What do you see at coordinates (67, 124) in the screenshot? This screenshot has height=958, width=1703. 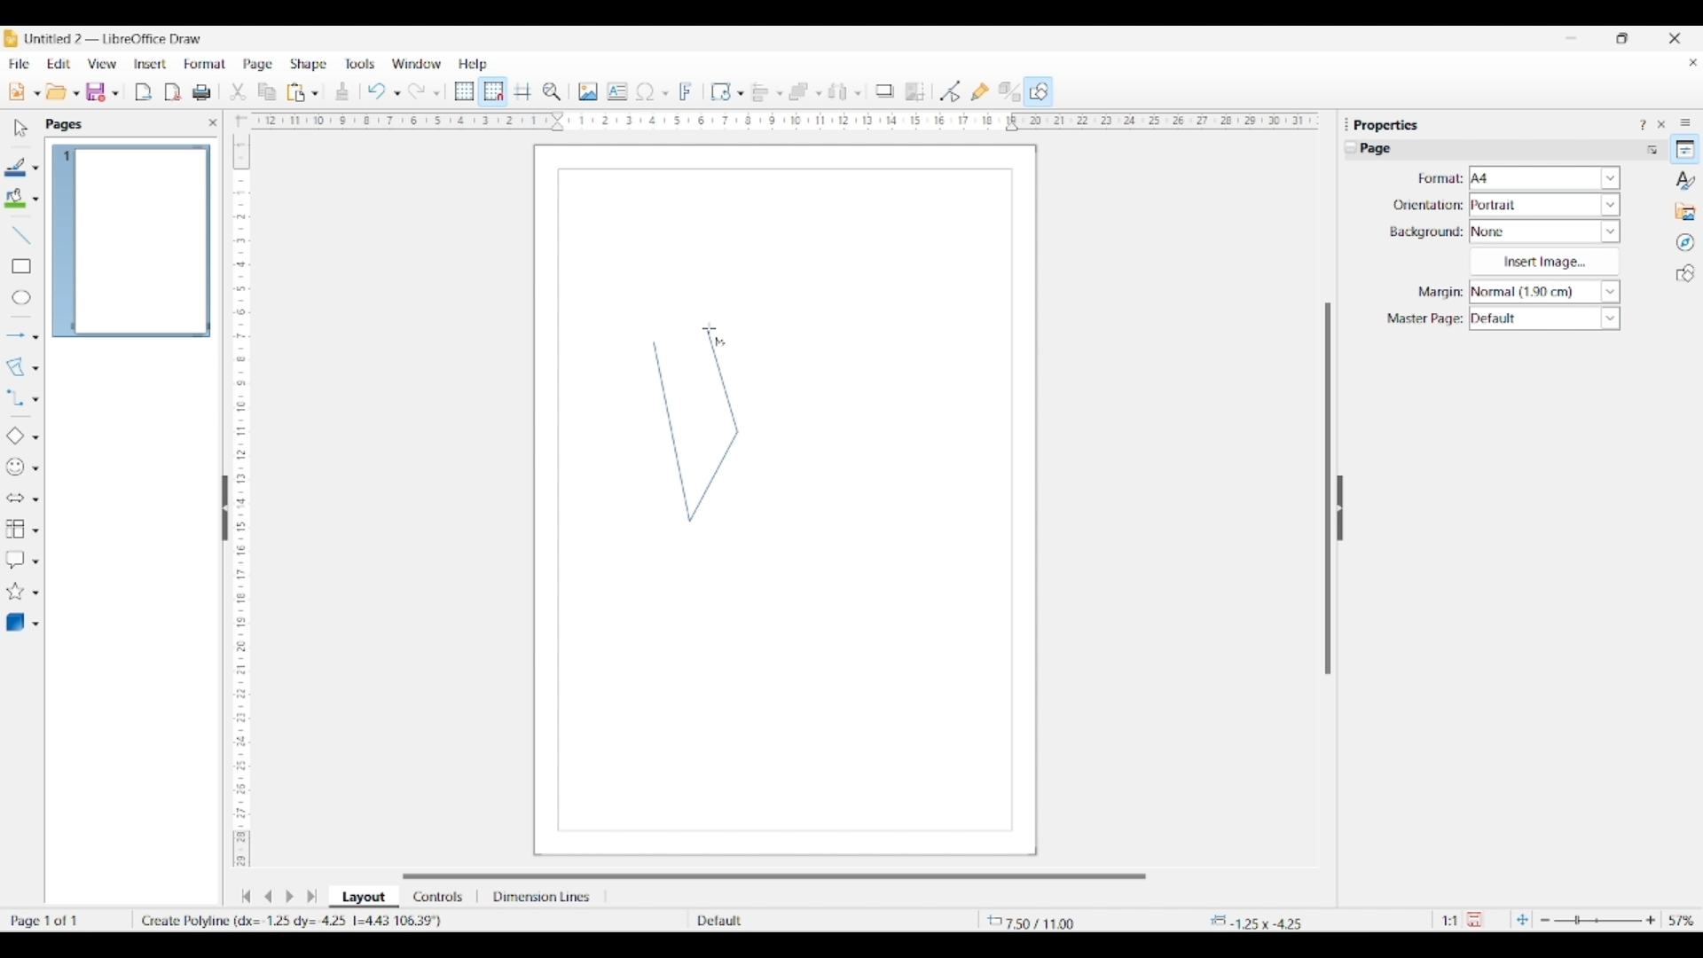 I see `Section title - Pages` at bounding box center [67, 124].